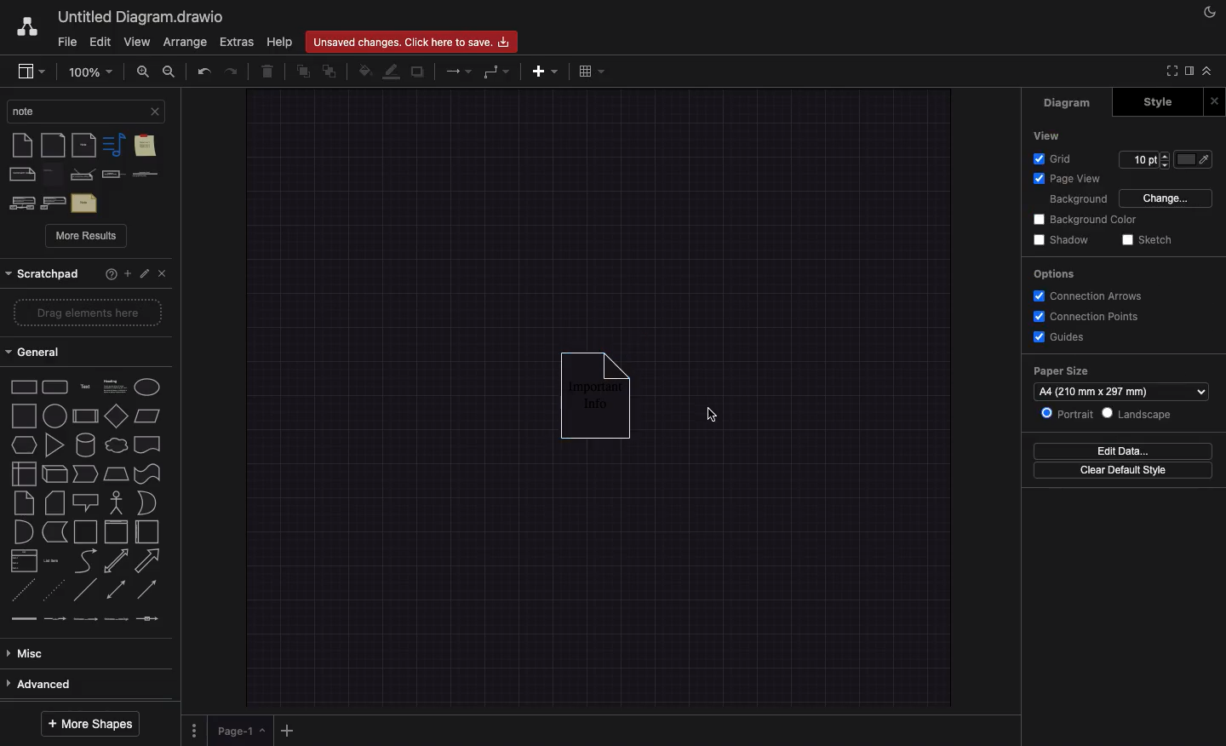 The height and width of the screenshot is (746, 1226). What do you see at coordinates (84, 502) in the screenshot?
I see `callout` at bounding box center [84, 502].